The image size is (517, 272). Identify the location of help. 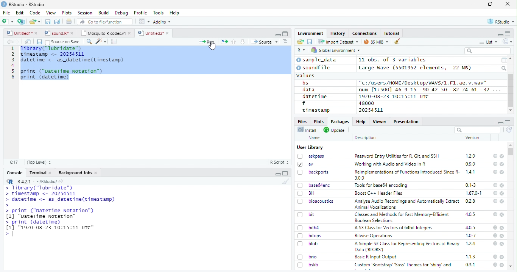
(495, 256).